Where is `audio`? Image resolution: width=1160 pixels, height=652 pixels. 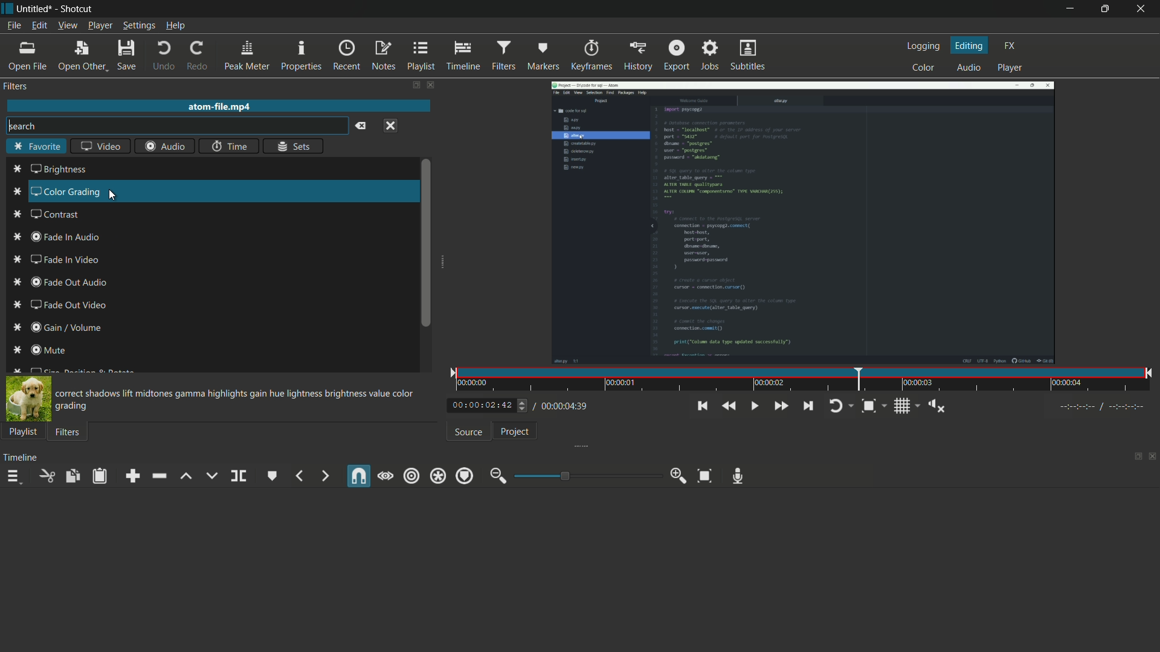 audio is located at coordinates (167, 147).